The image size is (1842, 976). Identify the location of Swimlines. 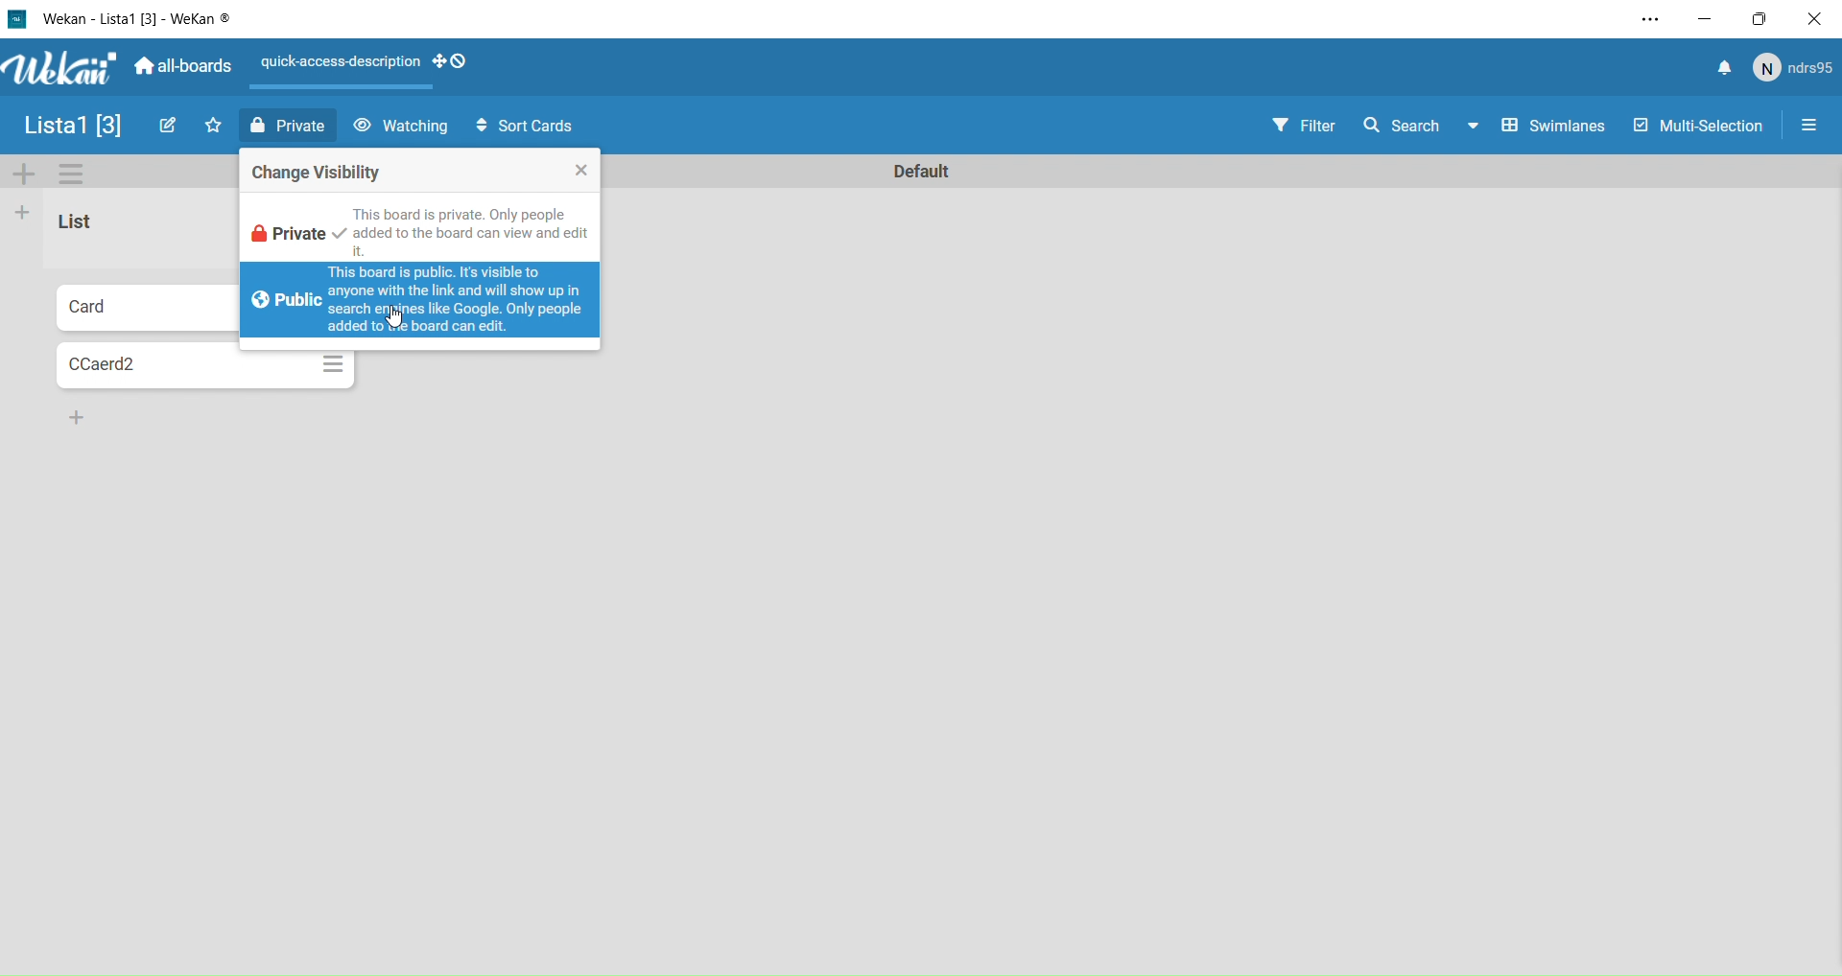
(1552, 128).